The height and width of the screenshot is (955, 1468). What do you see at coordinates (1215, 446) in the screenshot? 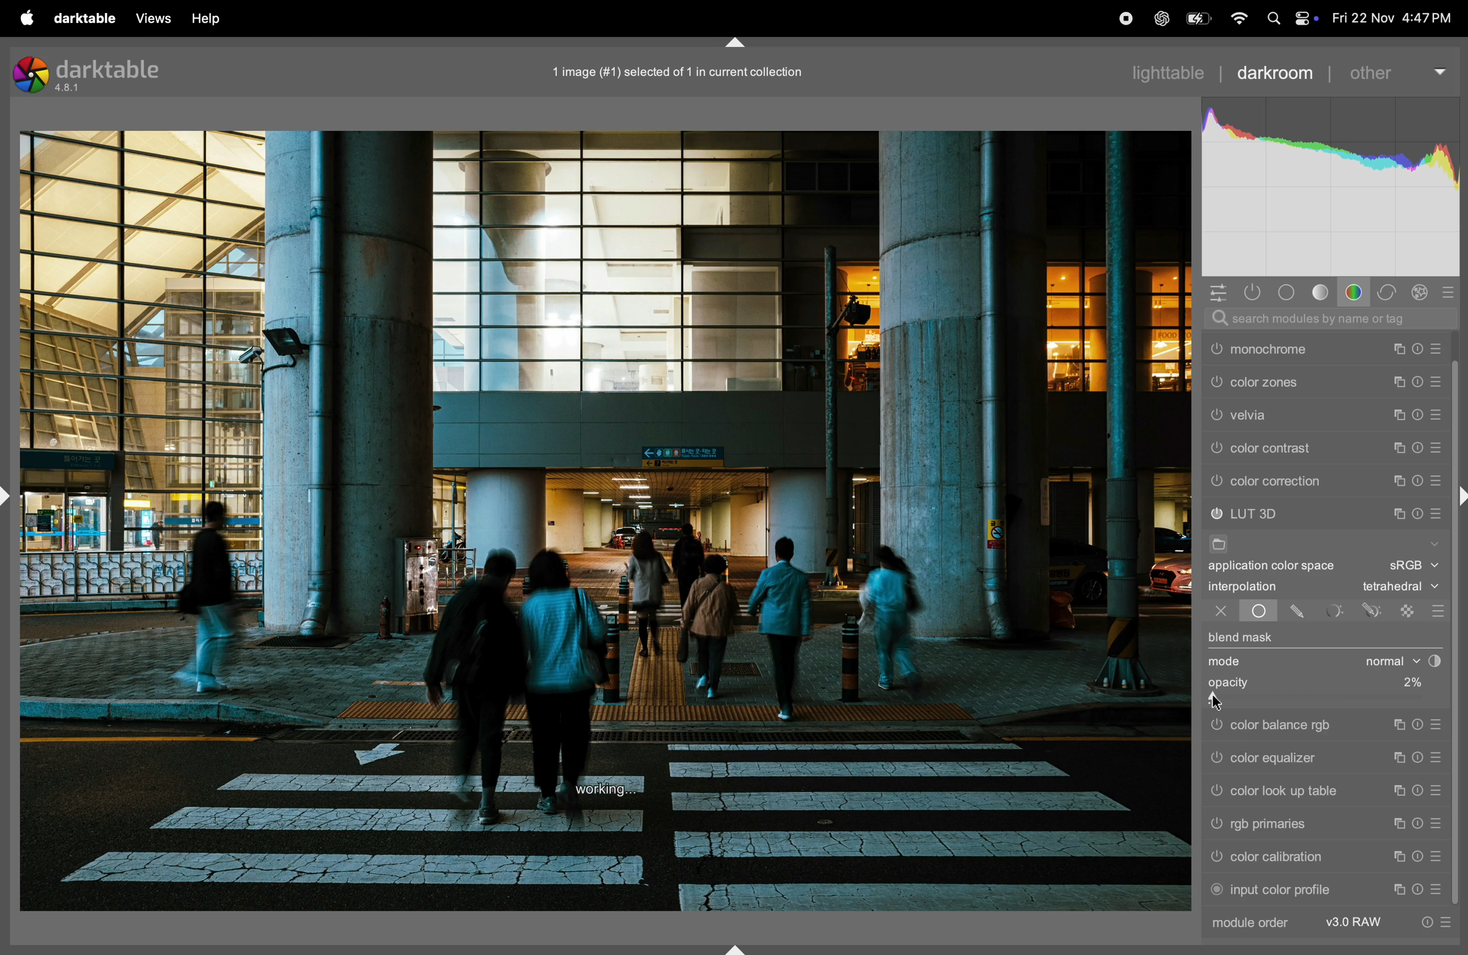
I see `velvia switched off` at bounding box center [1215, 446].